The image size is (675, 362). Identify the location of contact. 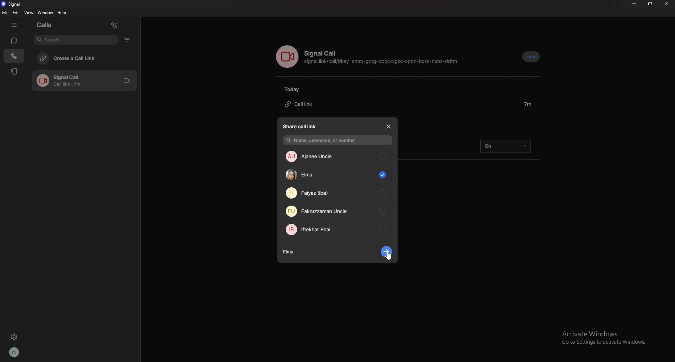
(336, 157).